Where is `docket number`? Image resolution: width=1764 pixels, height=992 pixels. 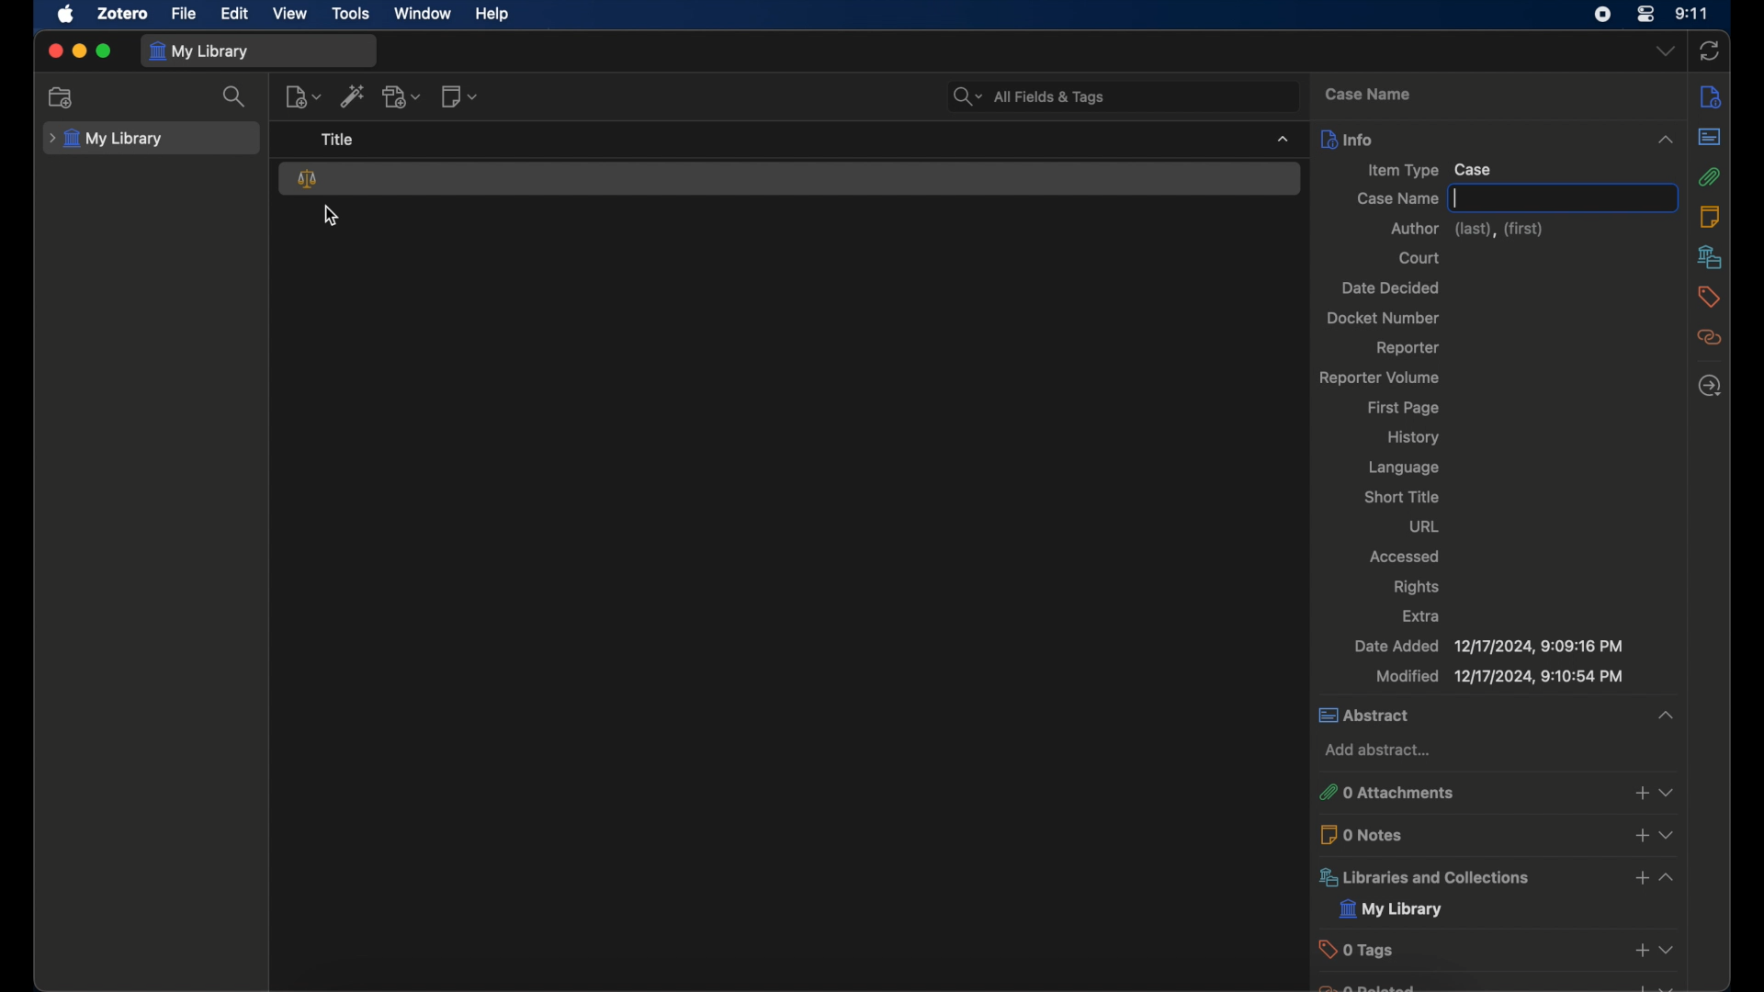
docket number is located at coordinates (1383, 319).